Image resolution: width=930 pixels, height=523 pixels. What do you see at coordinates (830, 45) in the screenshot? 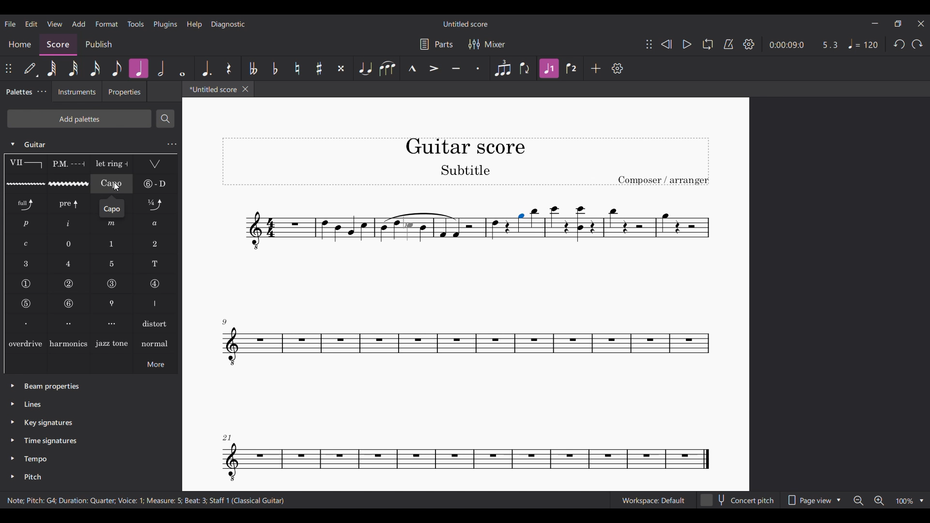
I see `Current ratio` at bounding box center [830, 45].